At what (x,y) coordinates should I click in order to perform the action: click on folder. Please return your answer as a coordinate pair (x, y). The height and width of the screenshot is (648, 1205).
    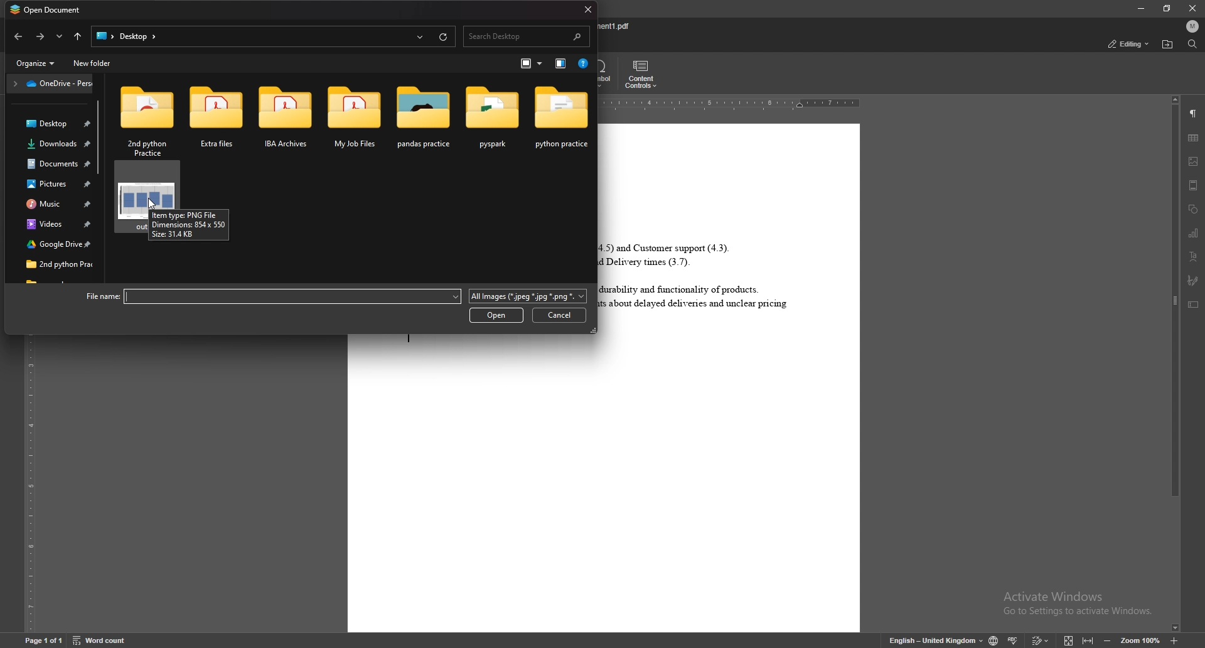
    Looking at the image, I should click on (562, 117).